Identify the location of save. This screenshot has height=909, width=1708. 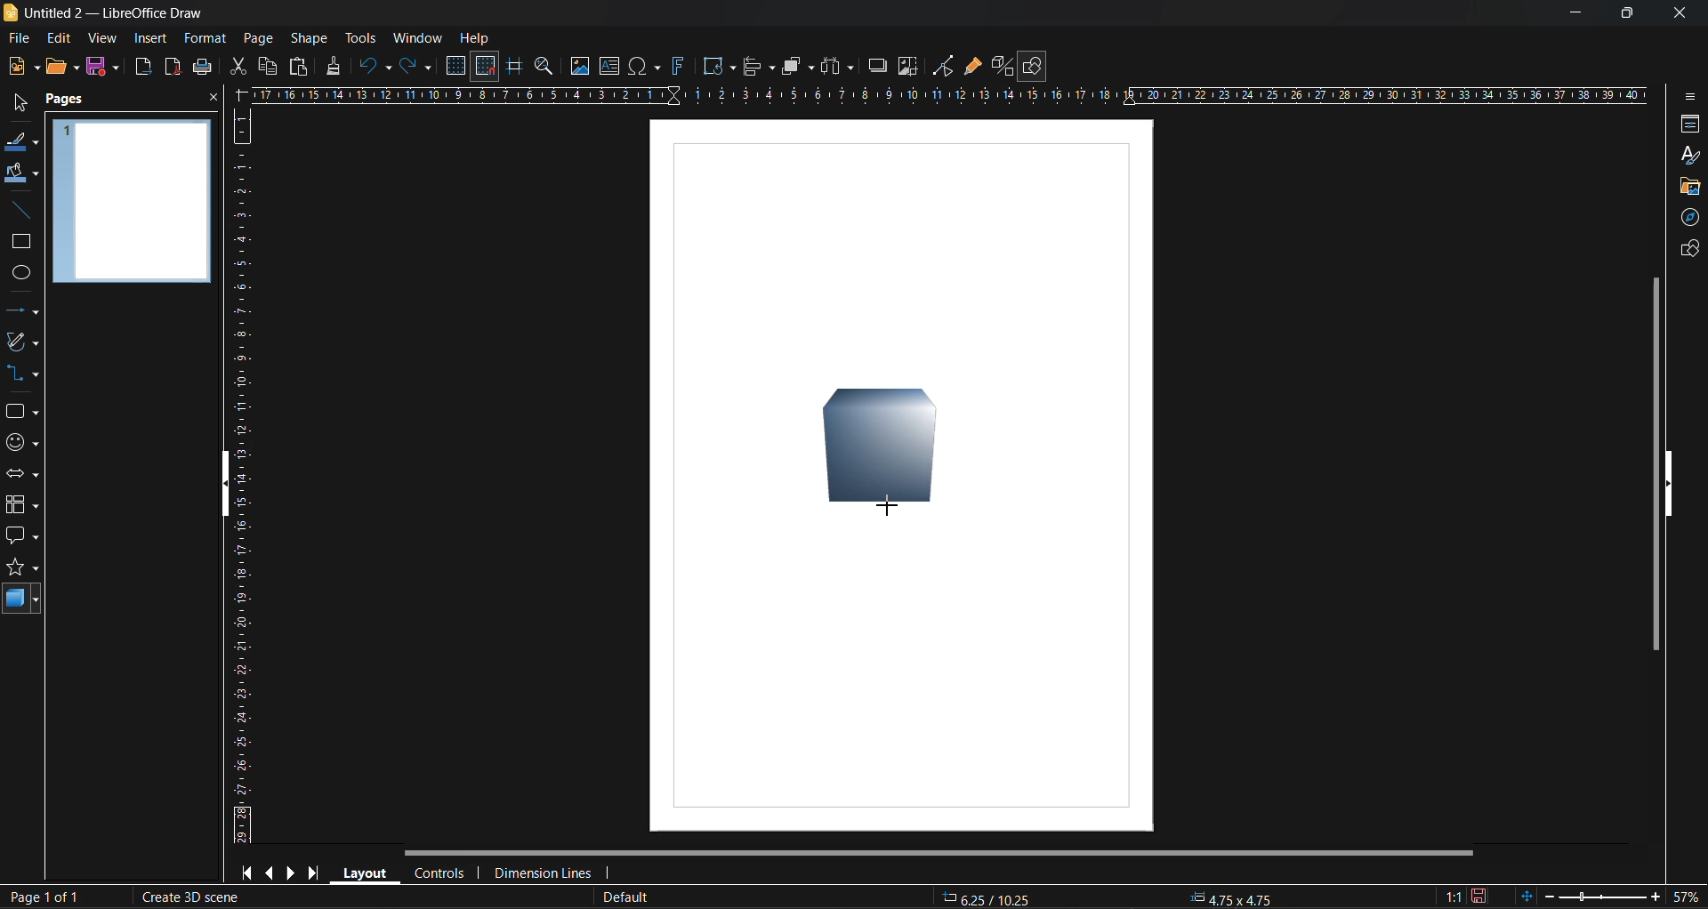
(106, 68).